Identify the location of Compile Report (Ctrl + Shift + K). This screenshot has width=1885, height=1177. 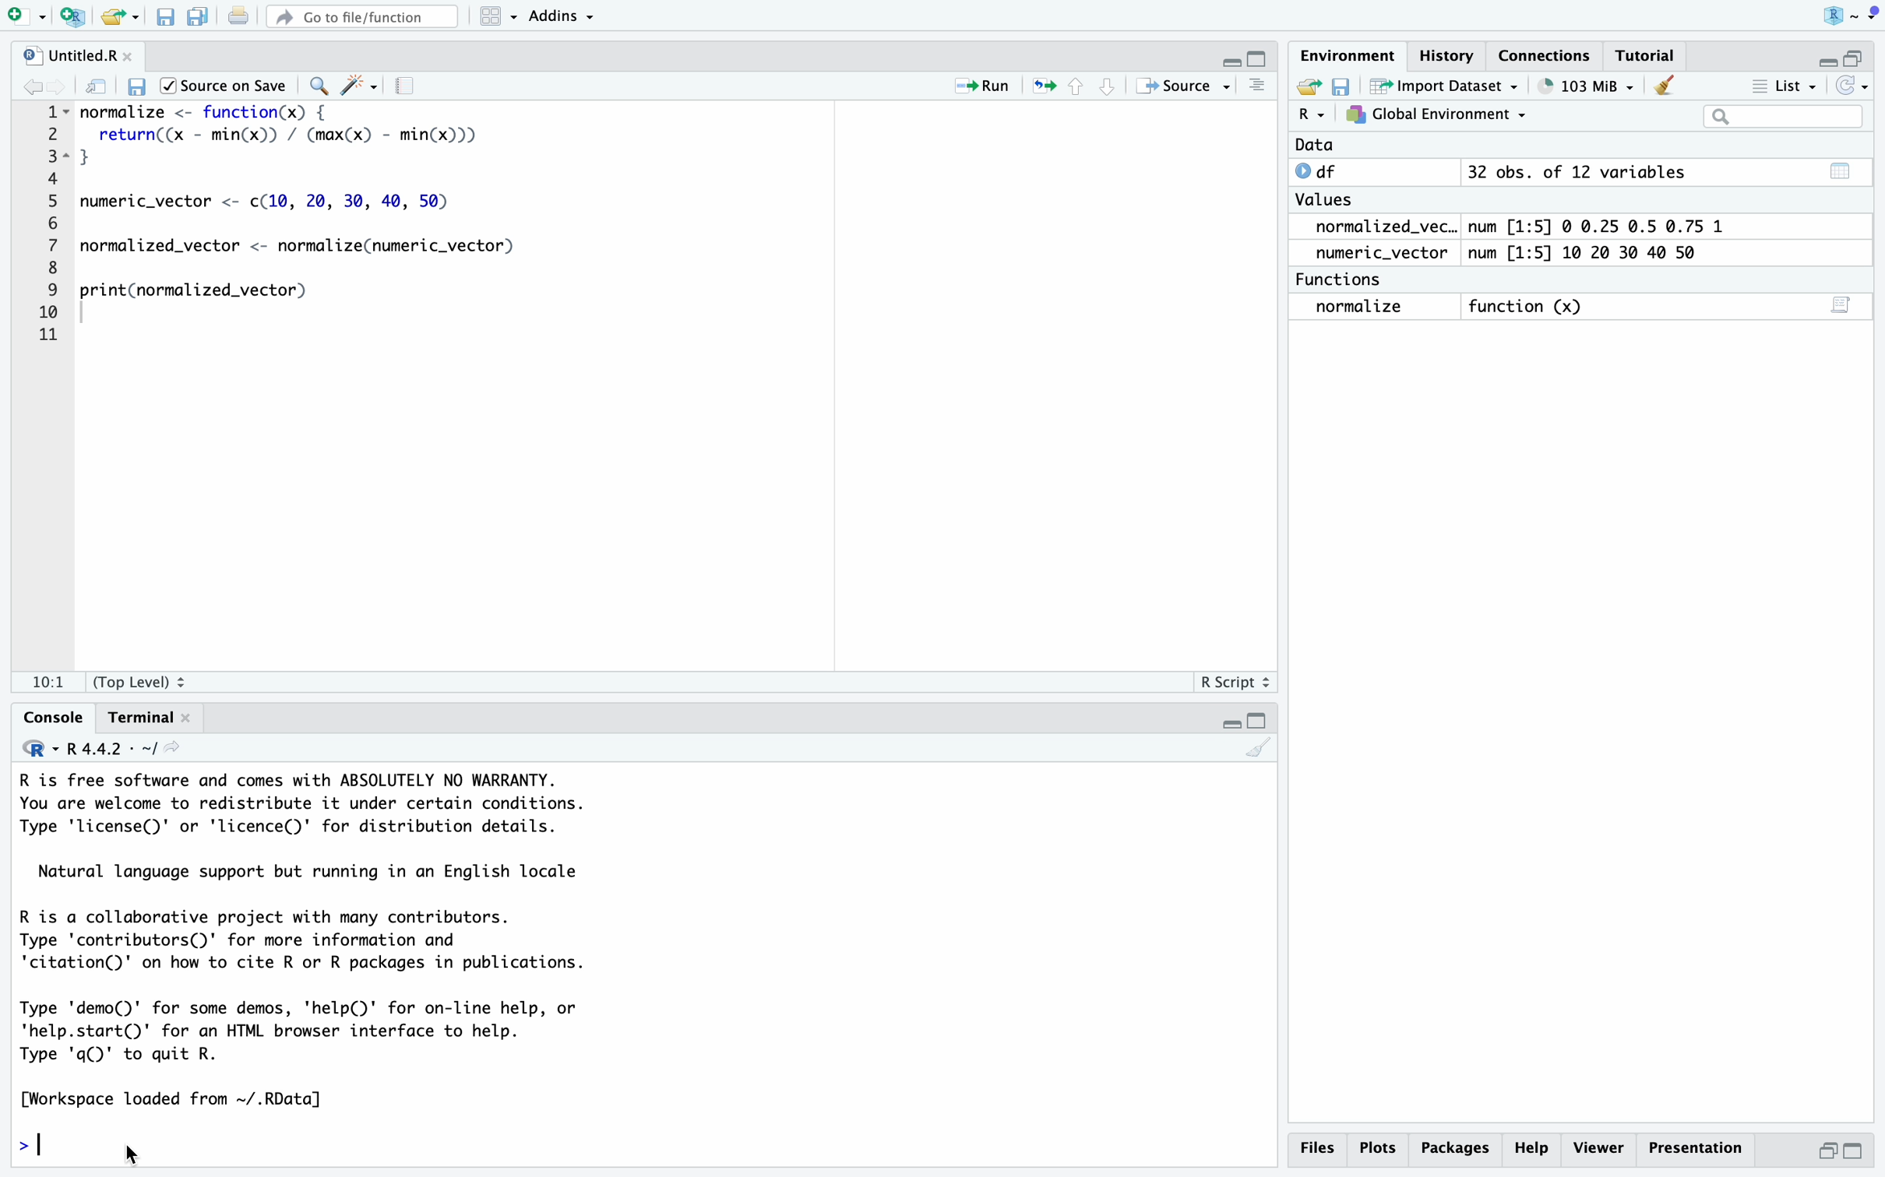
(409, 84).